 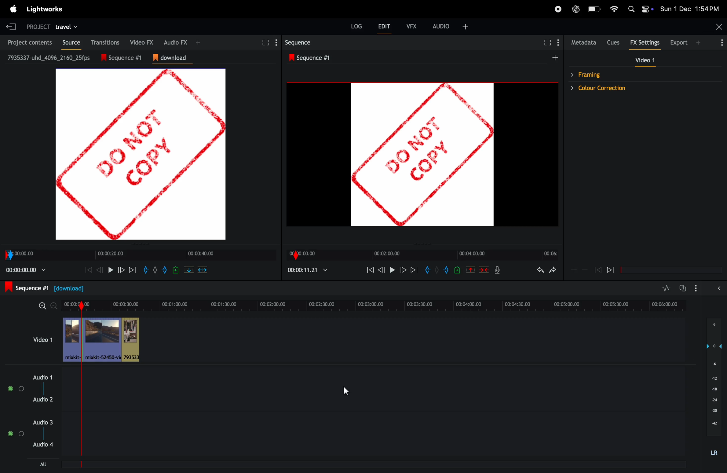 What do you see at coordinates (614, 42) in the screenshot?
I see `cues` at bounding box center [614, 42].